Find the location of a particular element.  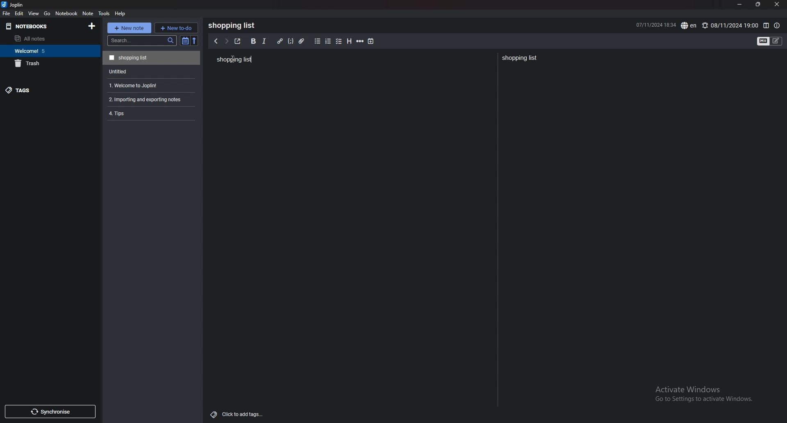

Shopping list is located at coordinates (151, 57).